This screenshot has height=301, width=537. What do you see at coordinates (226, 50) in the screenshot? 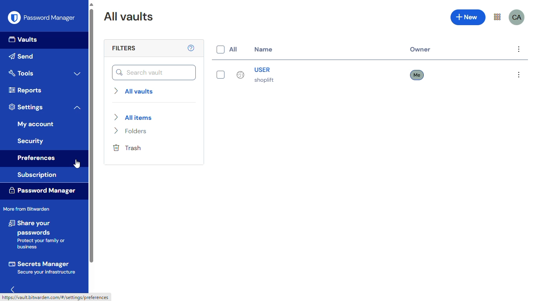
I see `All` at bounding box center [226, 50].